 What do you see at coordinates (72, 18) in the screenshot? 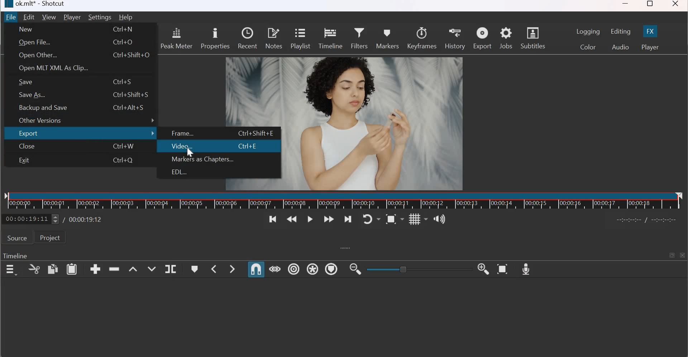
I see `Player` at bounding box center [72, 18].